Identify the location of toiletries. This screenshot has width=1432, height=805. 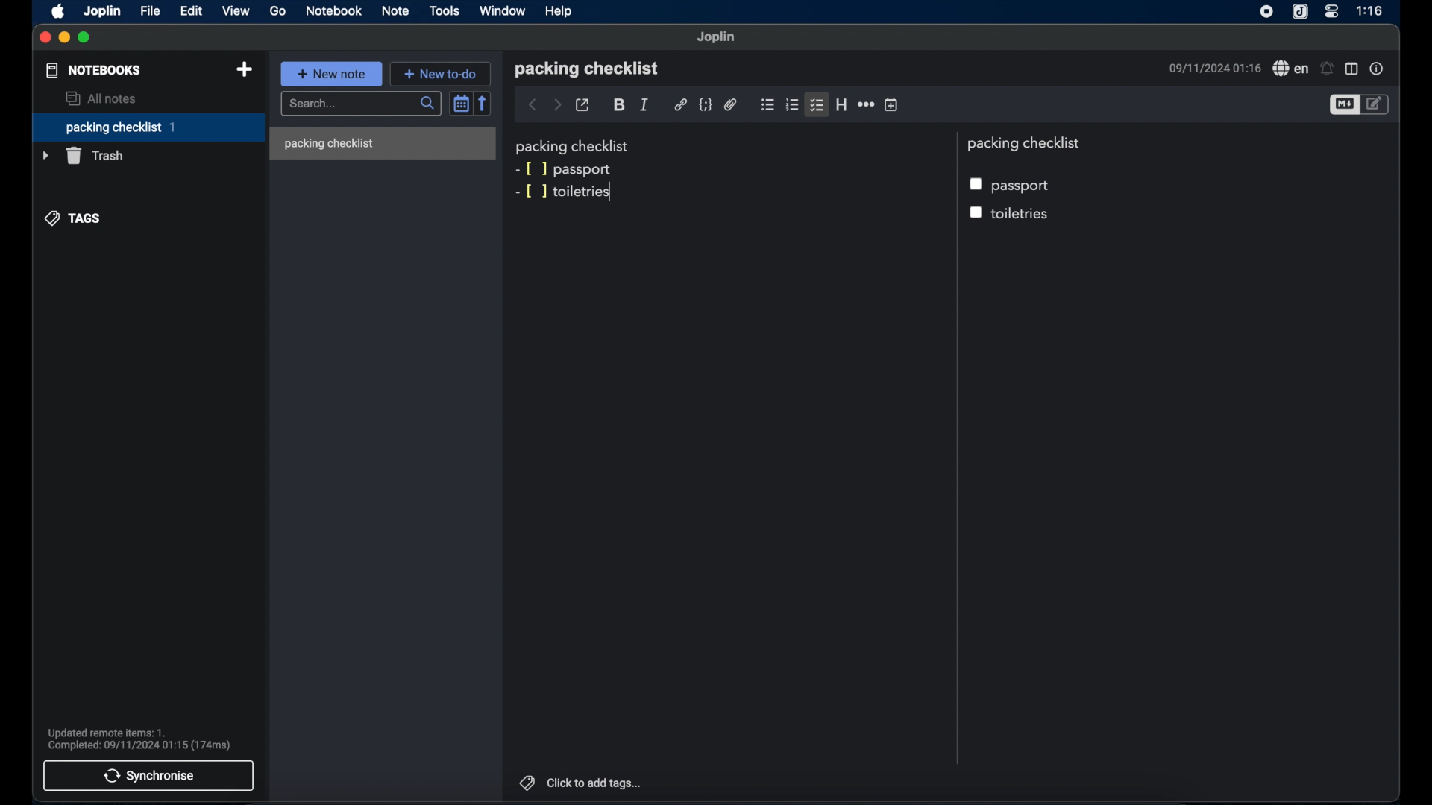
(1012, 214).